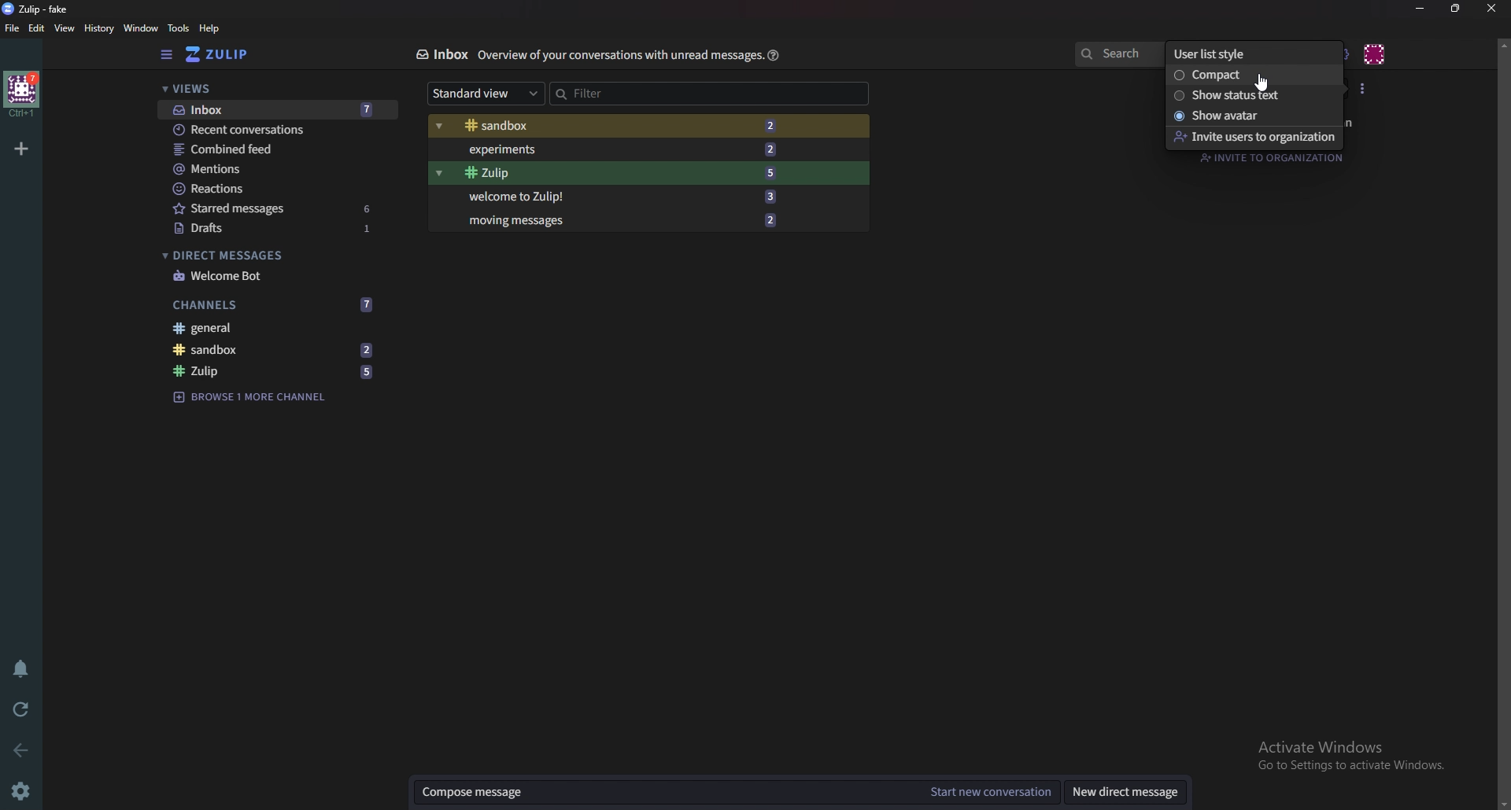 The width and height of the screenshot is (1511, 810). What do you see at coordinates (1130, 792) in the screenshot?
I see `New direct message` at bounding box center [1130, 792].